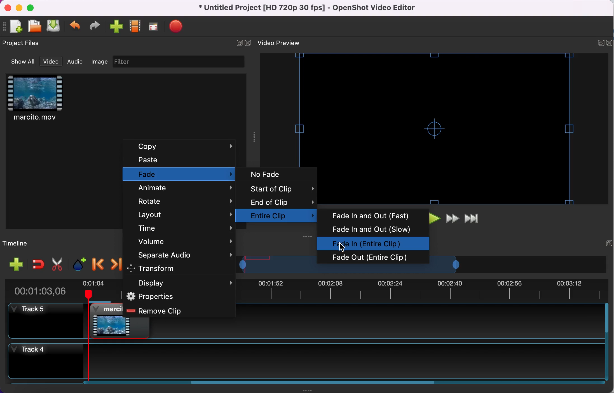 This screenshot has width=614, height=393. I want to click on image, so click(97, 61).